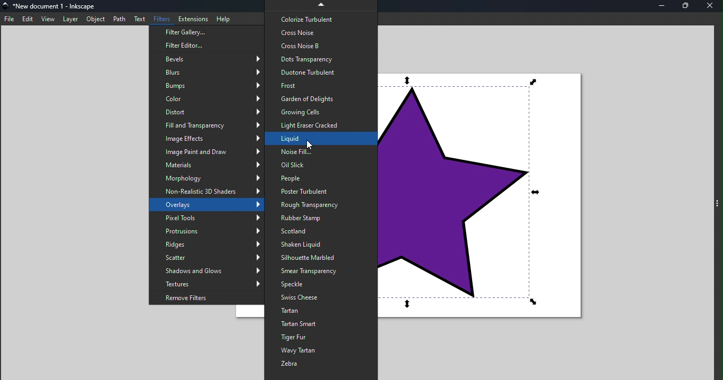 The height and width of the screenshot is (380, 723). What do you see at coordinates (688, 7) in the screenshot?
I see `Maximize` at bounding box center [688, 7].